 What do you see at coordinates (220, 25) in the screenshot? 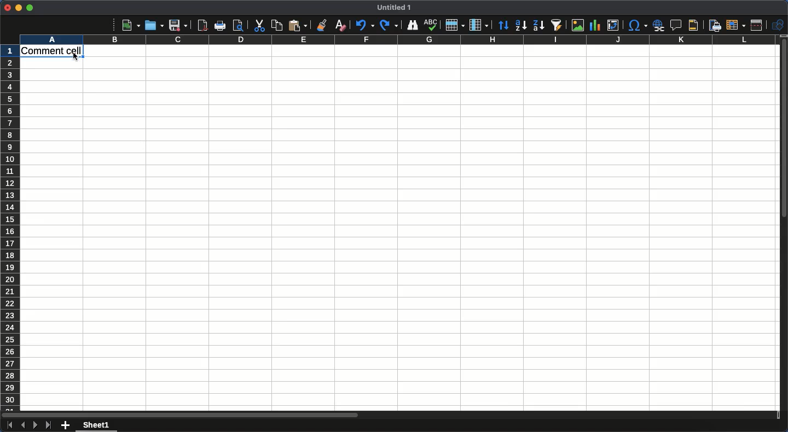
I see `Print` at bounding box center [220, 25].